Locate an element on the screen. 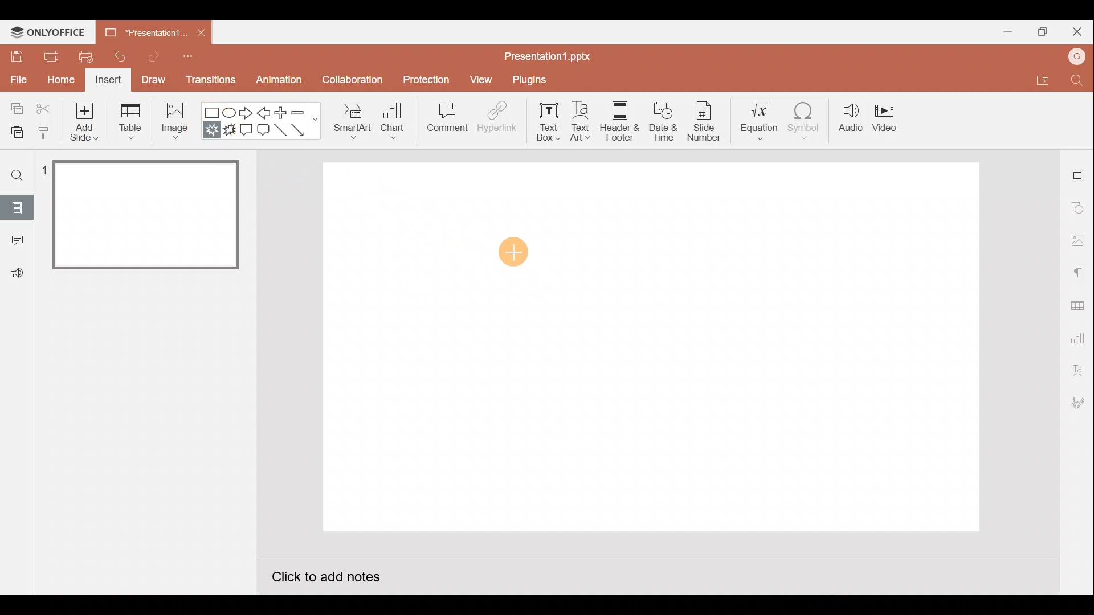 This screenshot has width=1094, height=615. Line is located at coordinates (280, 132).